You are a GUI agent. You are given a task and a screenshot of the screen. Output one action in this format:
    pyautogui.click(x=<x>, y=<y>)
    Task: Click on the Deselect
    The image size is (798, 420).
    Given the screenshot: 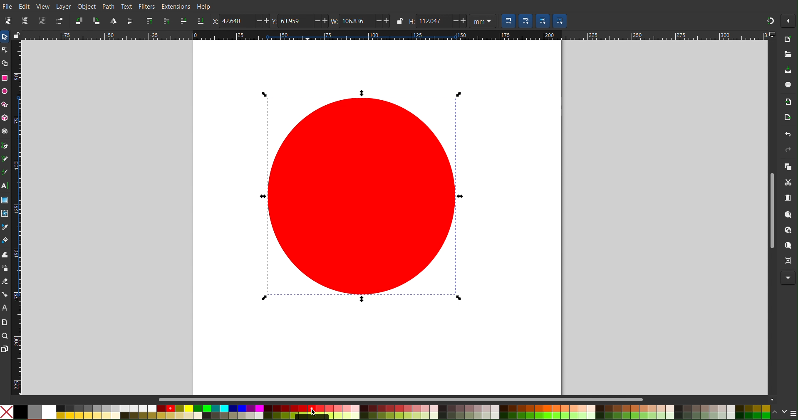 What is the action you would take?
    pyautogui.click(x=43, y=20)
    